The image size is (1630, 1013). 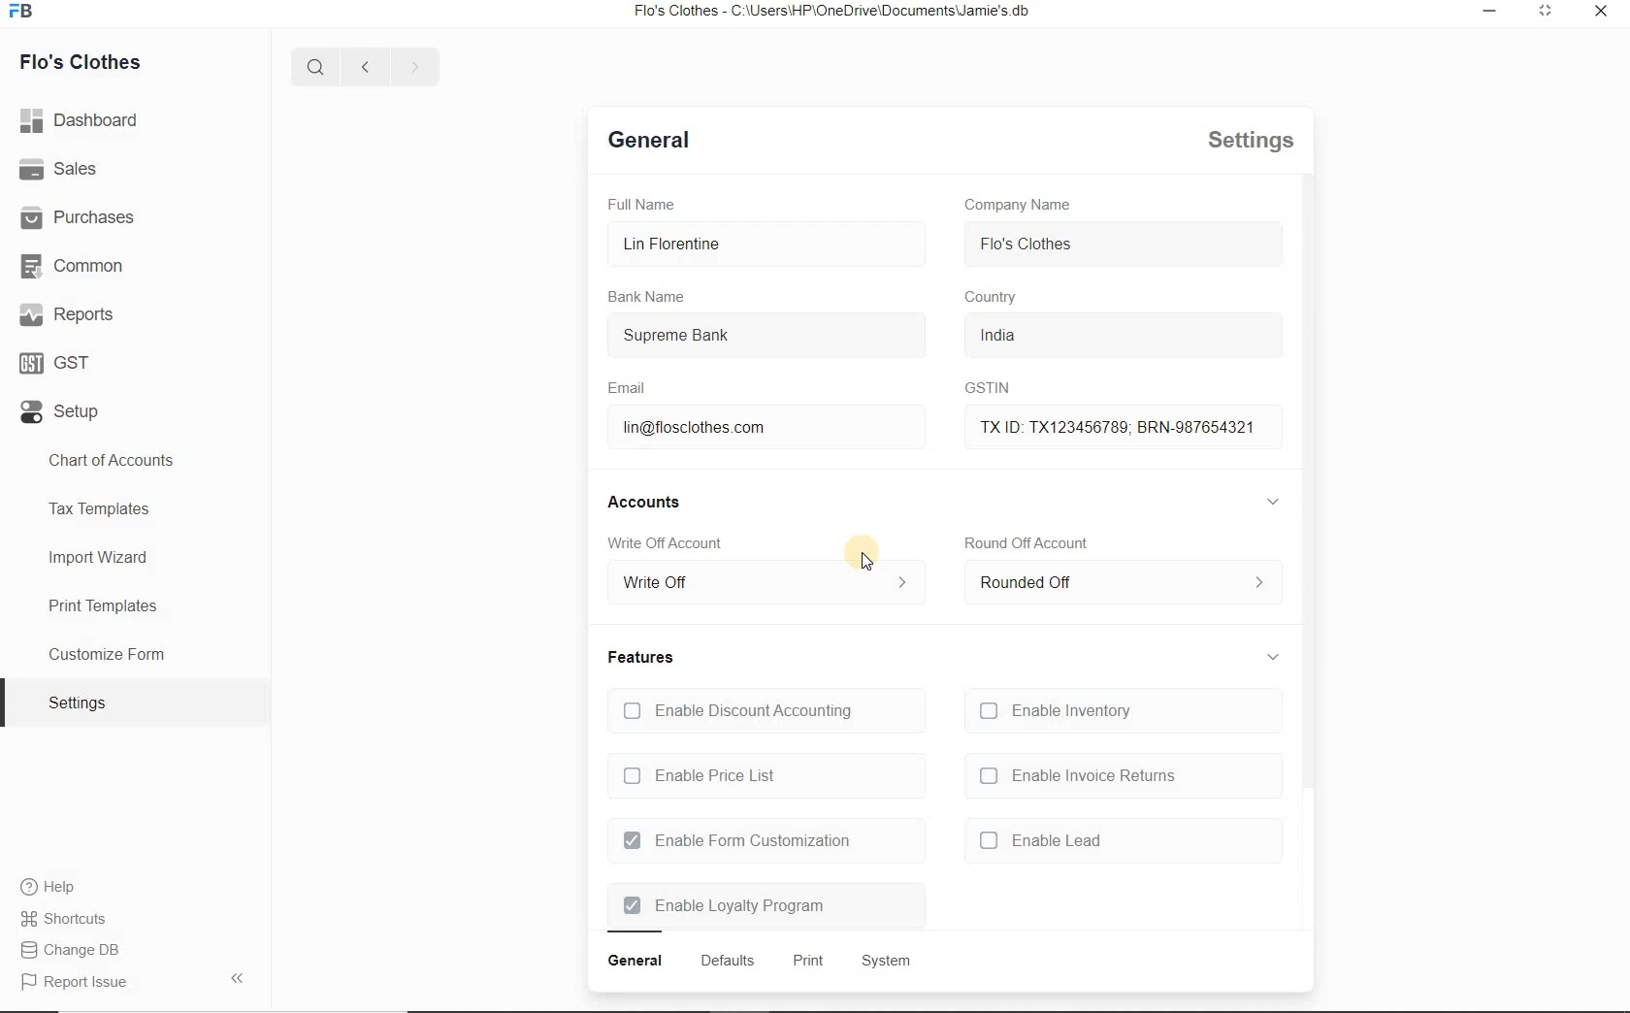 I want to click on General, so click(x=634, y=960).